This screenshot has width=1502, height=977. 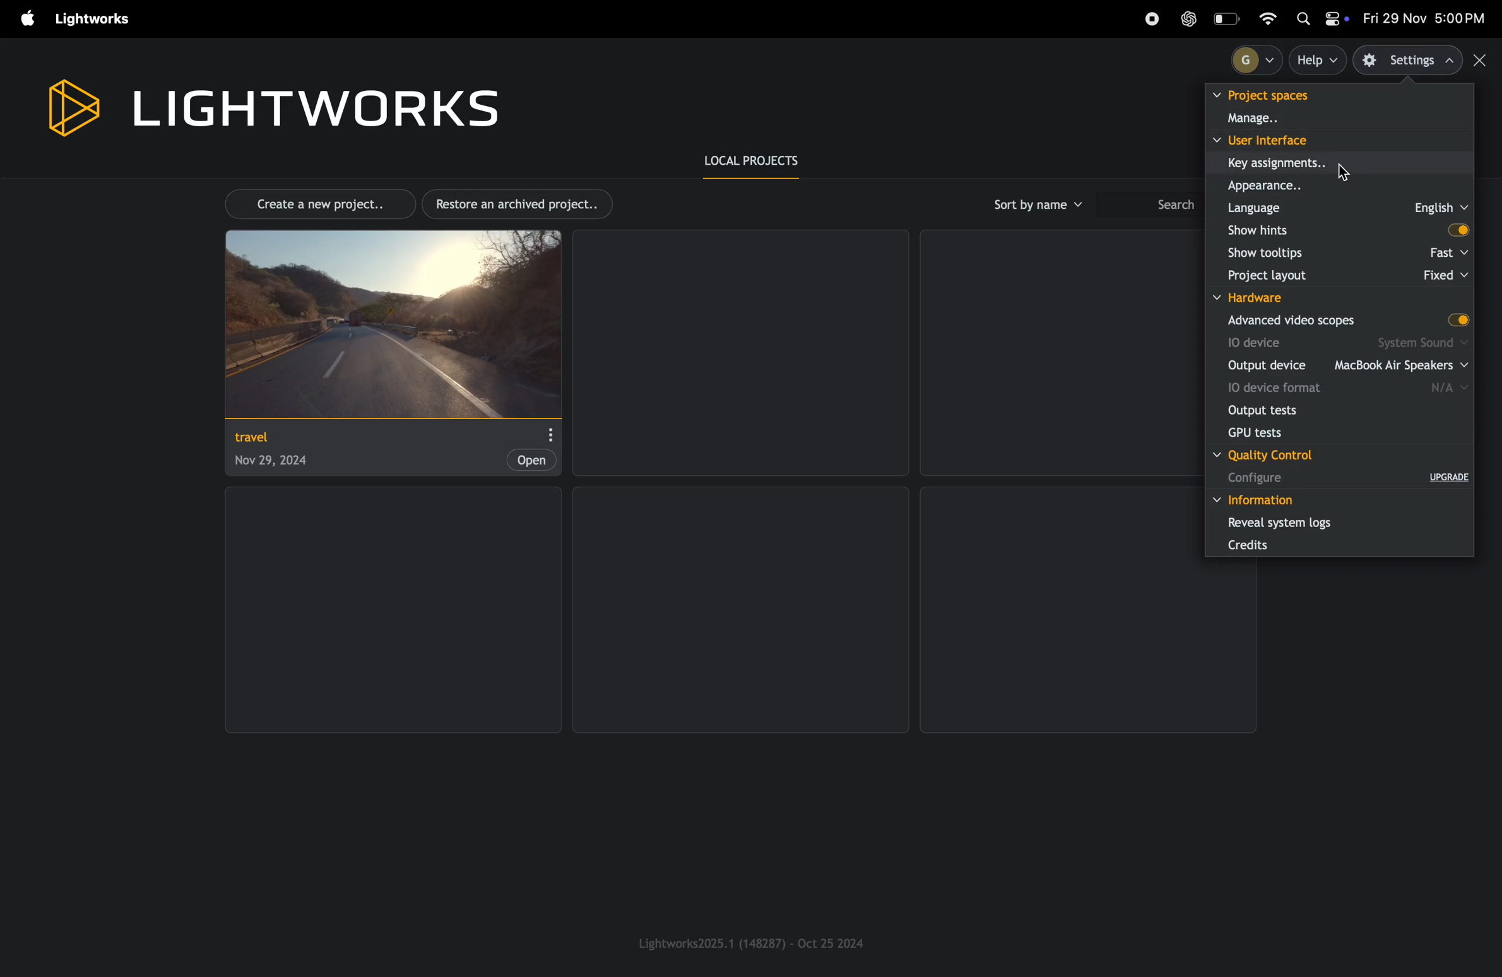 I want to click on date and time, so click(x=1426, y=19).